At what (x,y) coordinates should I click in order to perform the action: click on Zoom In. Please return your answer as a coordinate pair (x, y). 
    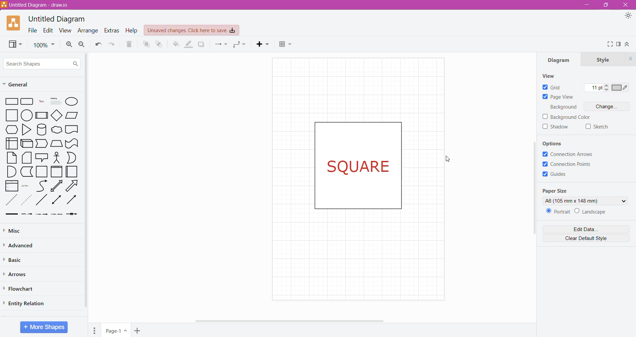
    Looking at the image, I should click on (69, 44).